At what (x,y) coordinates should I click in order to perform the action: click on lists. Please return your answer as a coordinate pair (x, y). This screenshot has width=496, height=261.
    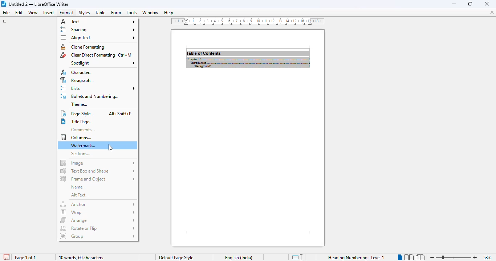
    Looking at the image, I should click on (98, 88).